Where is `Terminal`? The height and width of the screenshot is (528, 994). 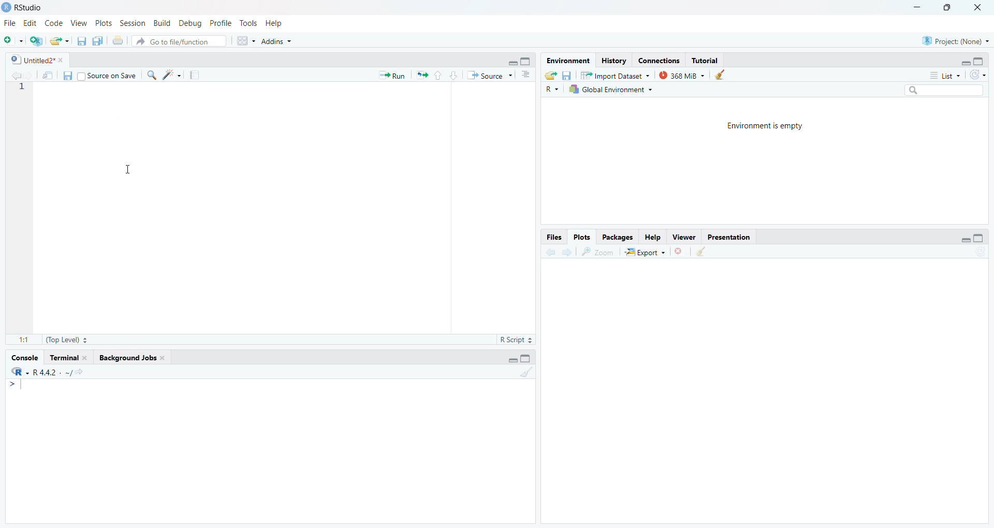 Terminal is located at coordinates (69, 358).